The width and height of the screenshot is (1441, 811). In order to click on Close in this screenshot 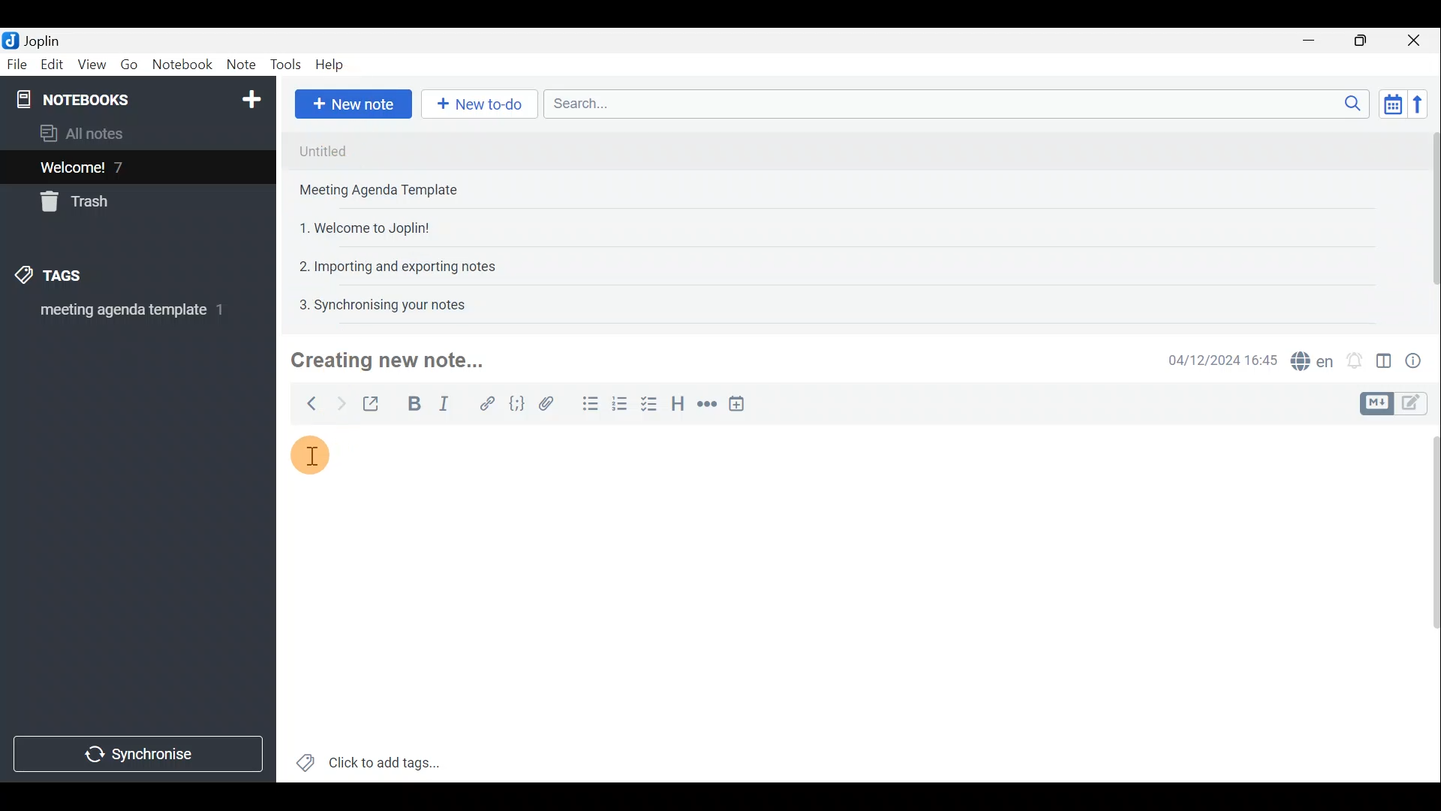, I will do `click(1418, 40)`.